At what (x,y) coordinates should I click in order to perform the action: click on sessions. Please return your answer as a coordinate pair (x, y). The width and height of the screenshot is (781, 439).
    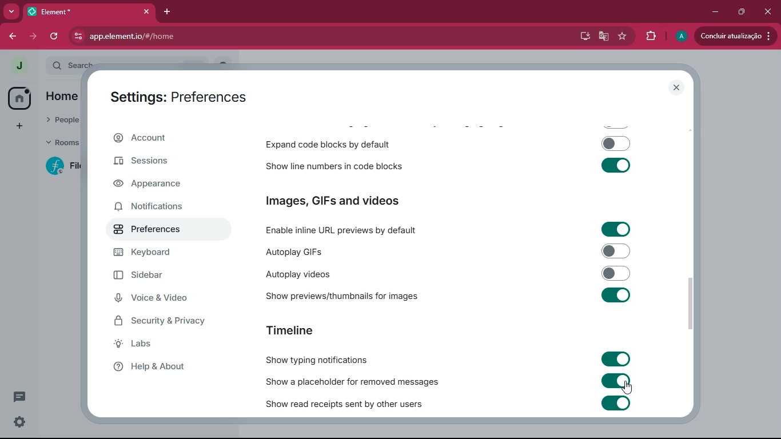
    Looking at the image, I should click on (159, 162).